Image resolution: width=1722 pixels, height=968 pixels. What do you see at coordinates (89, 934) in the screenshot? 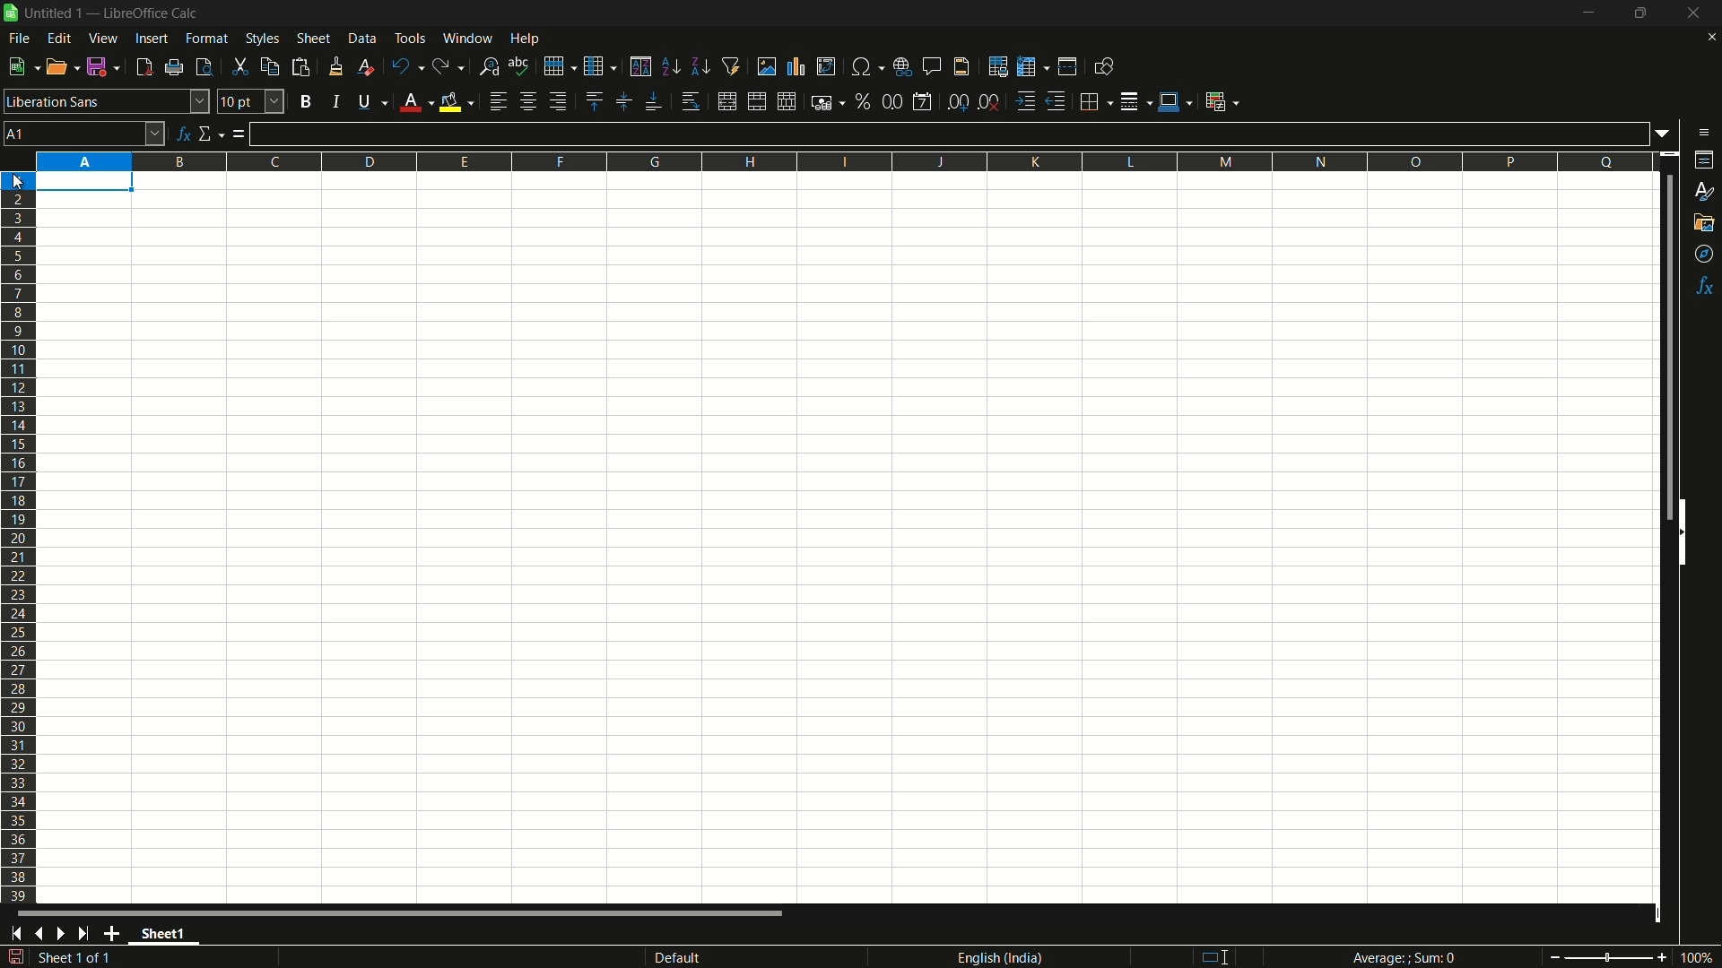
I see `scroll to last sheet` at bounding box center [89, 934].